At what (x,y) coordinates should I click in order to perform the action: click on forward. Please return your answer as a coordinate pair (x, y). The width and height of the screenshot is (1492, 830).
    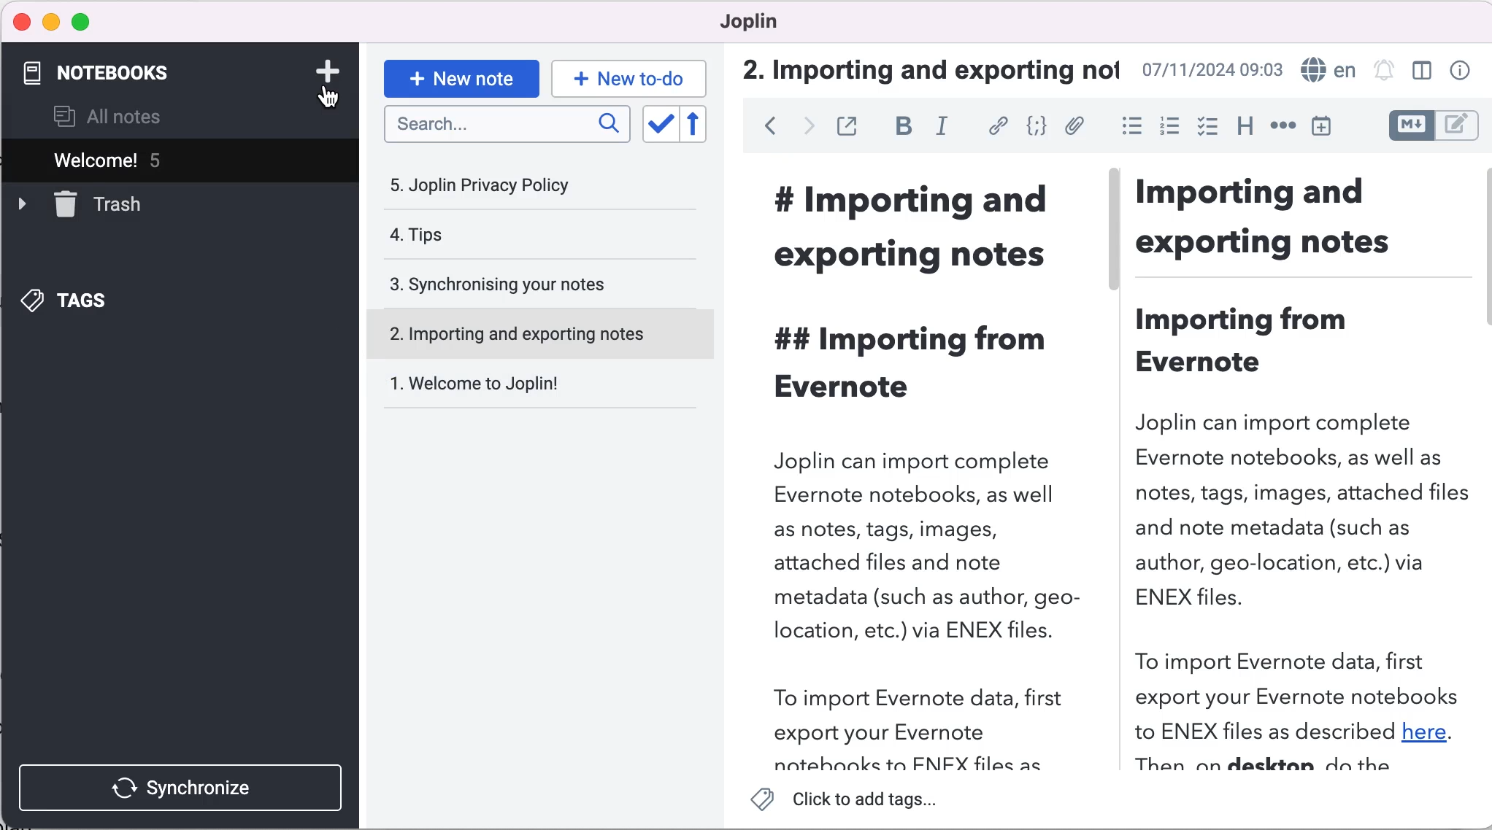
    Looking at the image, I should click on (807, 128).